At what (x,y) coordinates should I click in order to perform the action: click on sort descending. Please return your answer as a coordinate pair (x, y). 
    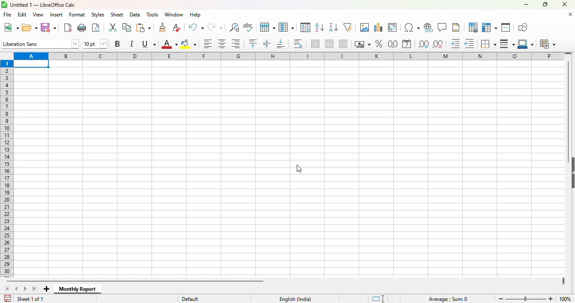
    Looking at the image, I should click on (333, 28).